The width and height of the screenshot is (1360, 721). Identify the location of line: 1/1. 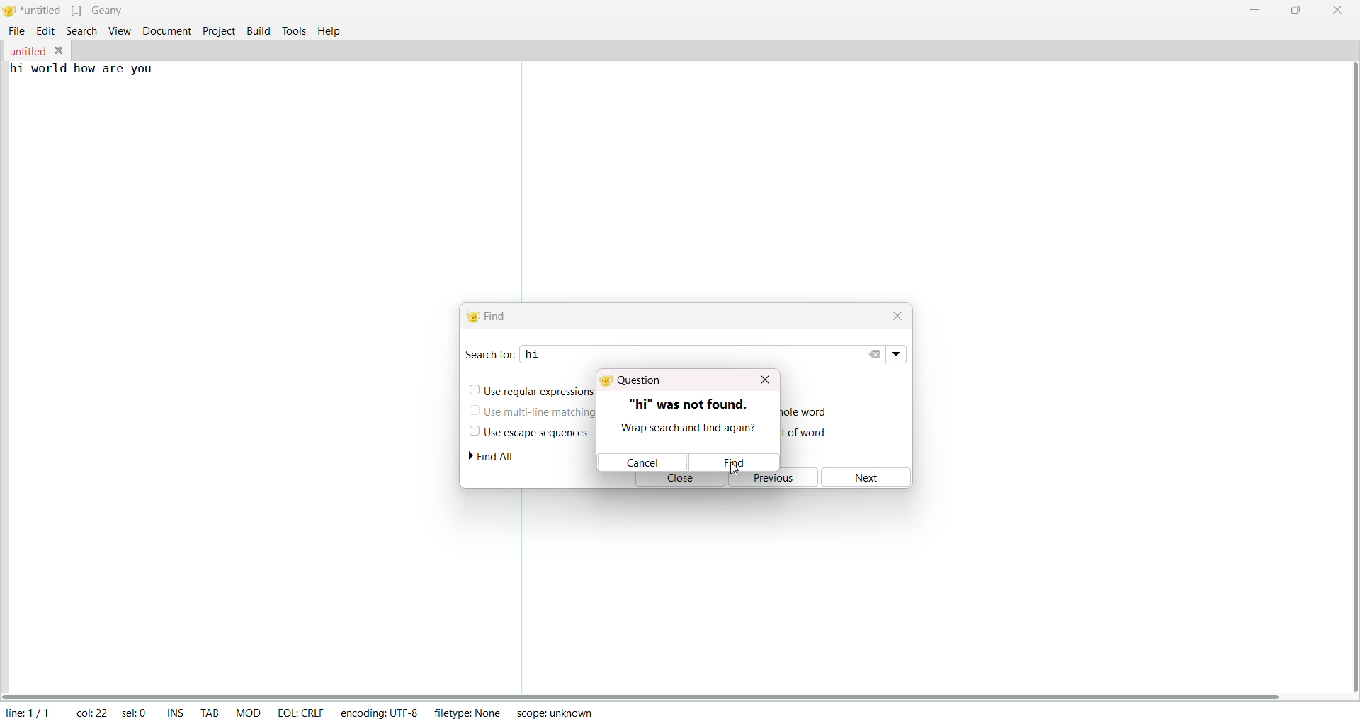
(28, 713).